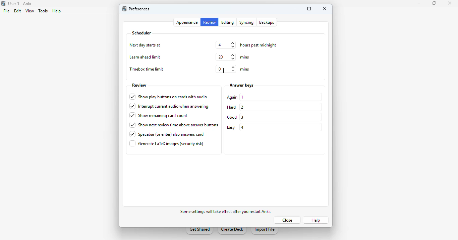 This screenshot has width=458, height=240. Describe the element at coordinates (167, 143) in the screenshot. I see `generate LaTex images (security risk)` at that location.